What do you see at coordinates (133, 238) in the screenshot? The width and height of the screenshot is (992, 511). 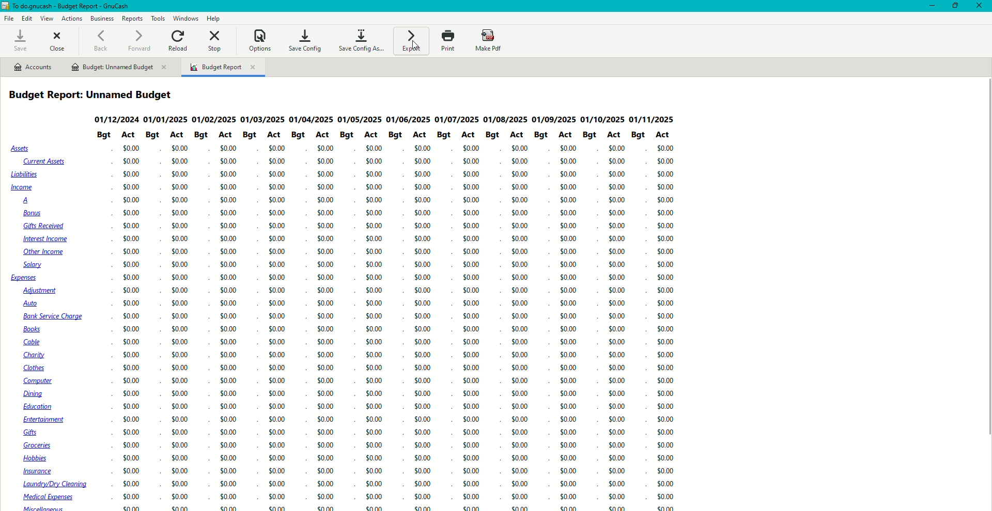 I see `0.00` at bounding box center [133, 238].